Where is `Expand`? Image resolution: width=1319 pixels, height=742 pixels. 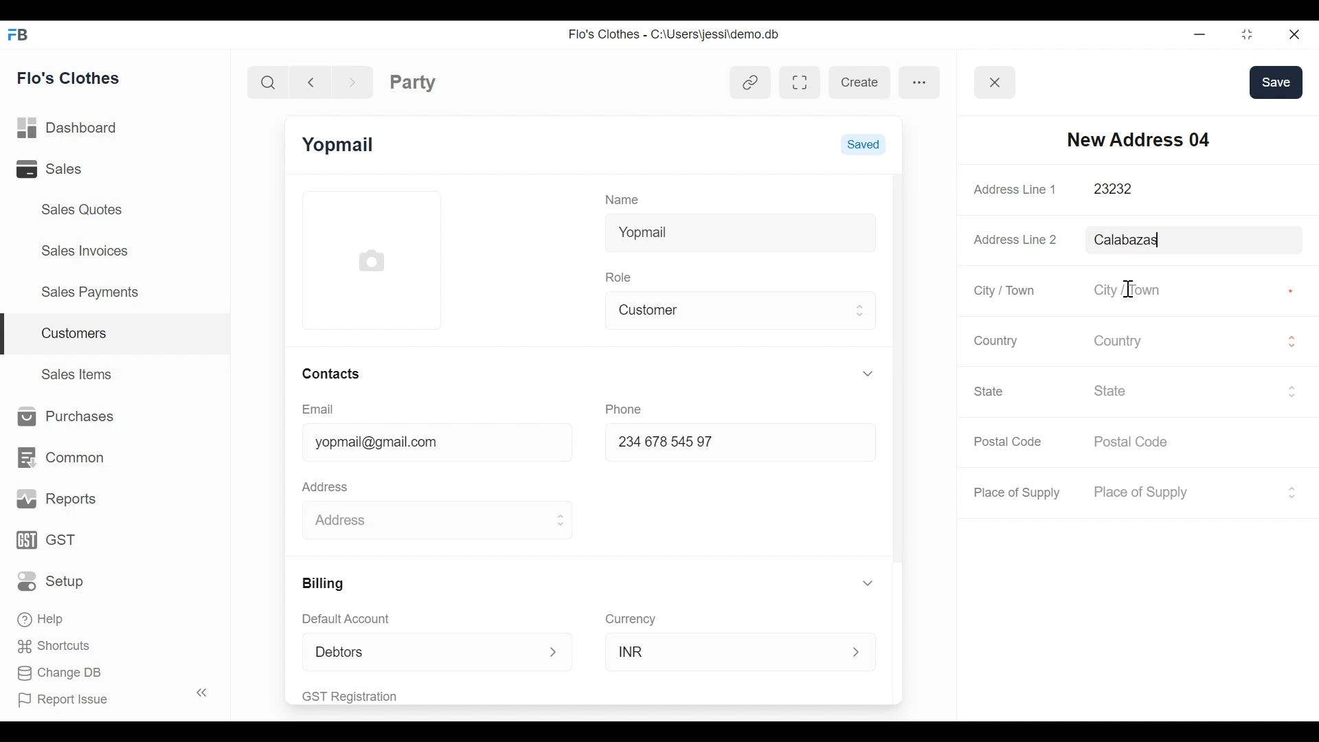
Expand is located at coordinates (1291, 492).